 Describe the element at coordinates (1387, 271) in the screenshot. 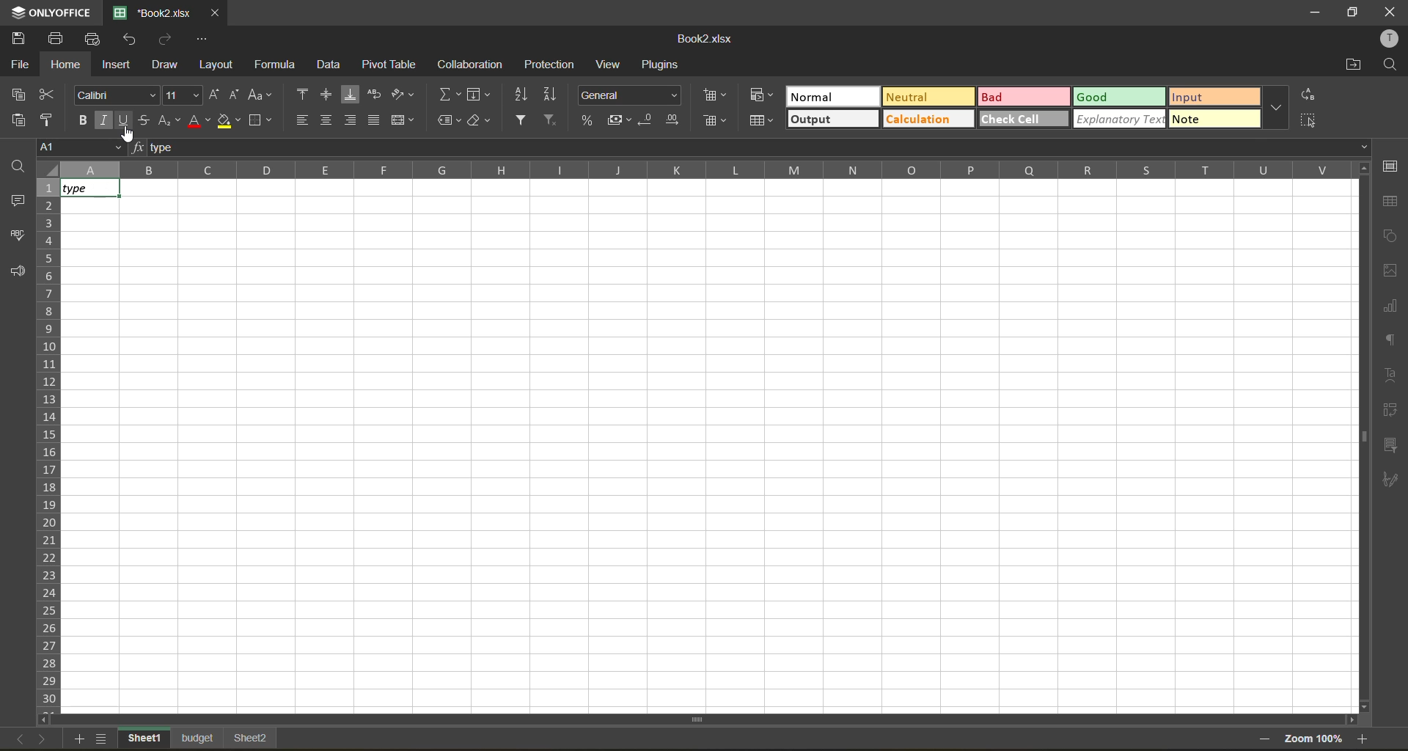

I see `images` at that location.